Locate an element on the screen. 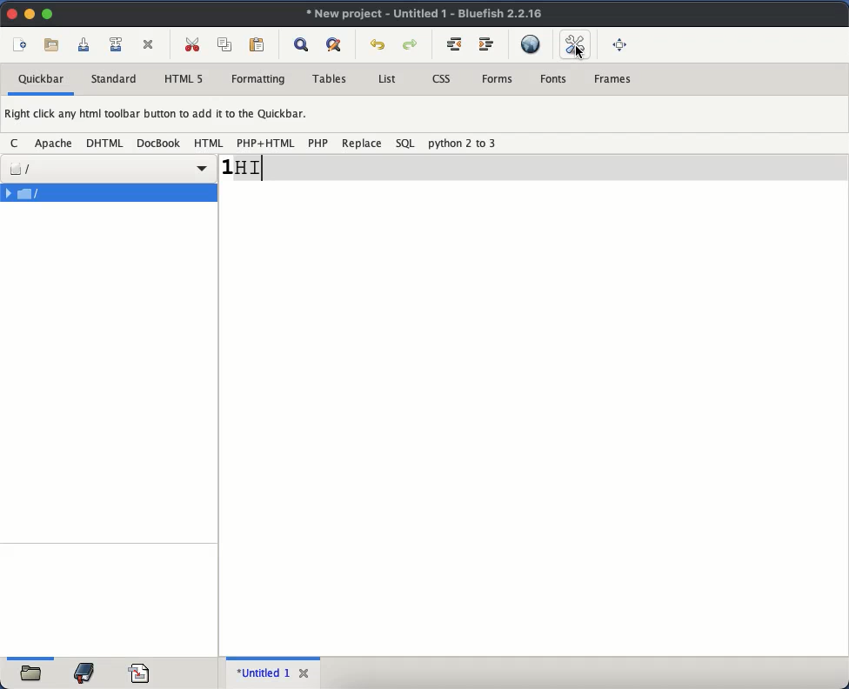  quickbar is located at coordinates (42, 79).